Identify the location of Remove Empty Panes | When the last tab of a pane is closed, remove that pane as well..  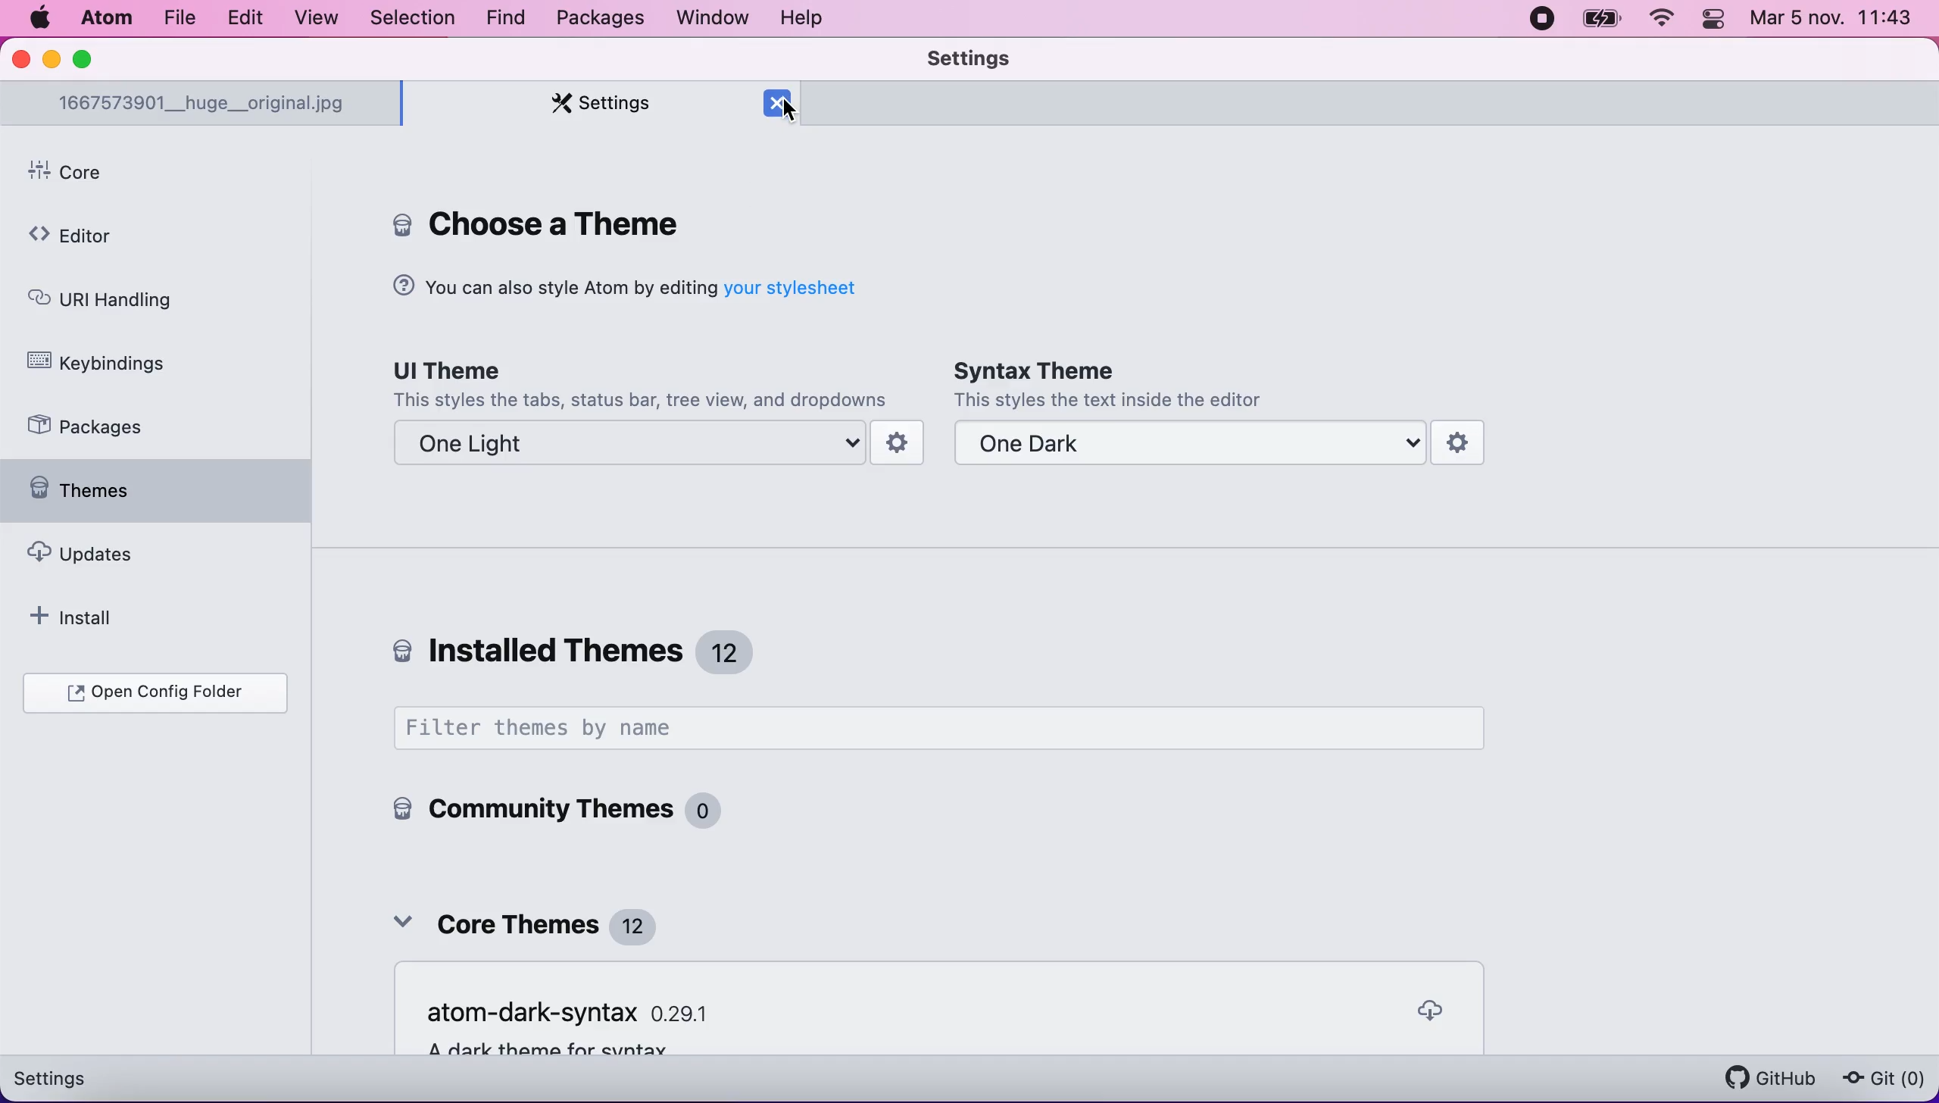
(926, 991).